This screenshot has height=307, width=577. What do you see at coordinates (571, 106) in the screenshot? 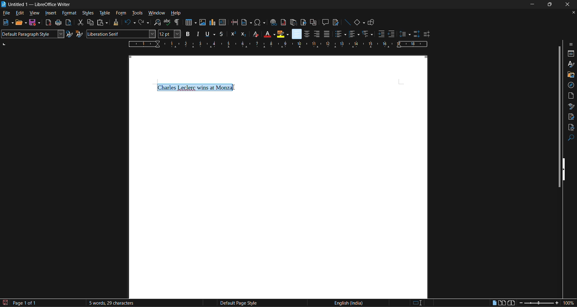
I see `style inspector` at bounding box center [571, 106].